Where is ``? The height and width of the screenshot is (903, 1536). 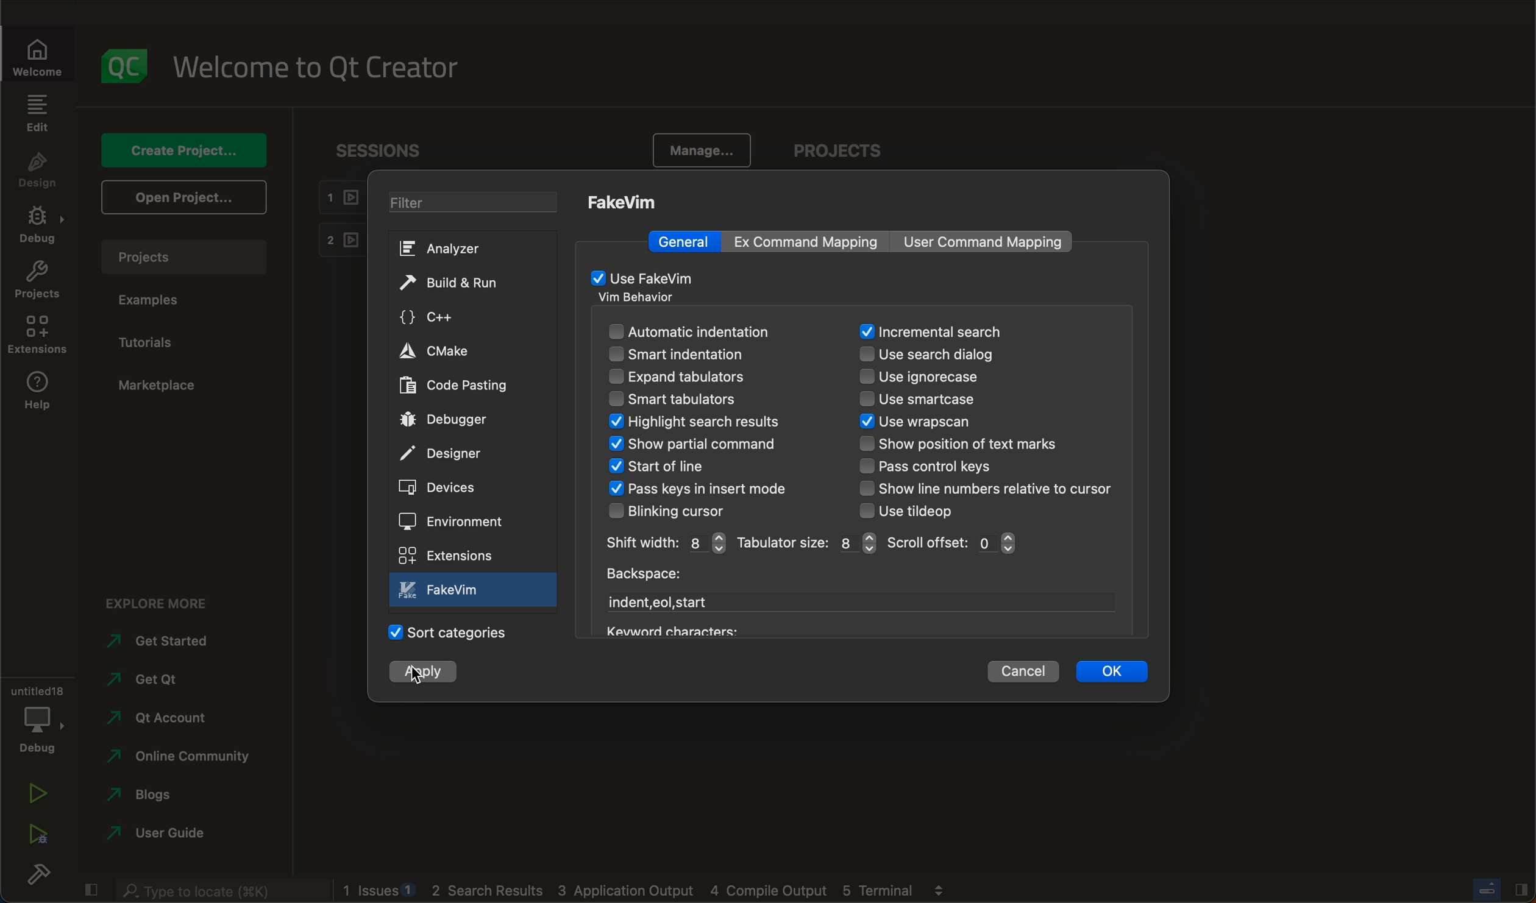
 is located at coordinates (683, 632).